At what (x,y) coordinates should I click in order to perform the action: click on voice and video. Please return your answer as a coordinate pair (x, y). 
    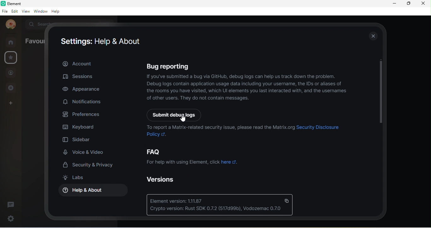
    Looking at the image, I should click on (89, 153).